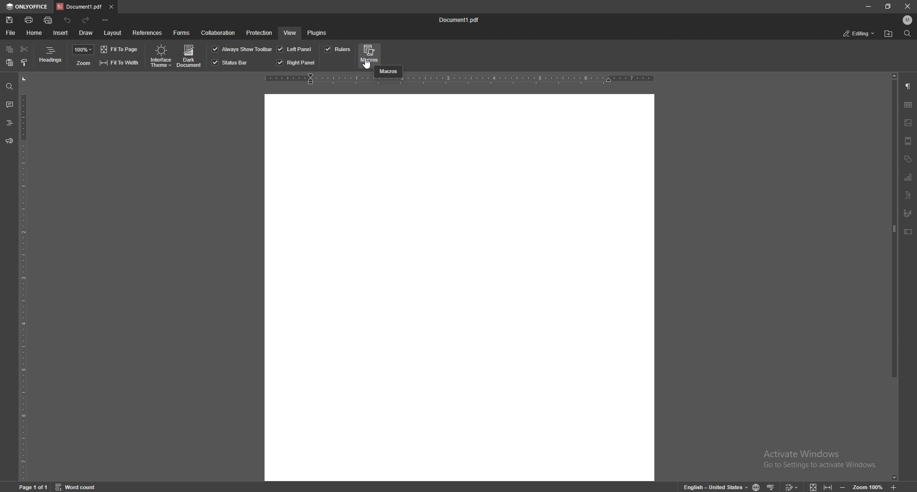 The image size is (917, 492). I want to click on close tab, so click(111, 6).